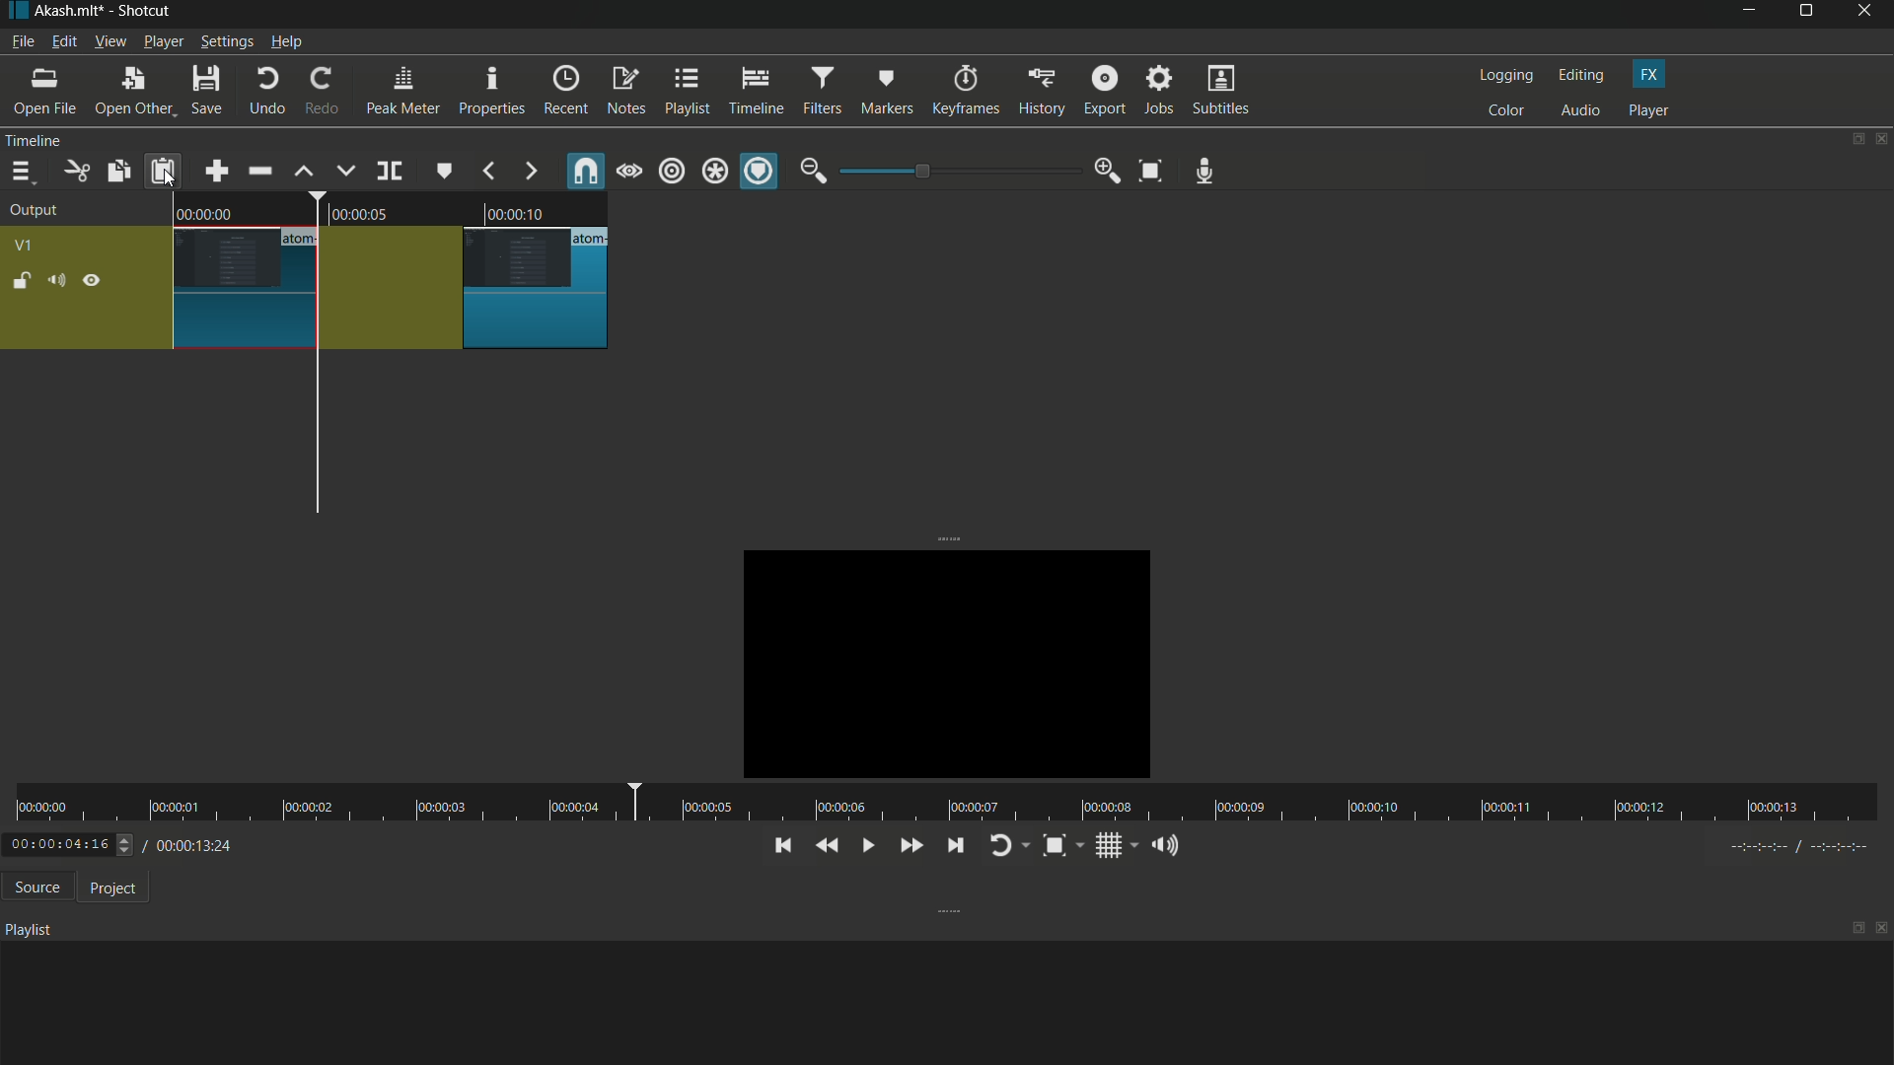 Image resolution: width=1894 pixels, height=1065 pixels. I want to click on split as playhead, so click(388, 172).